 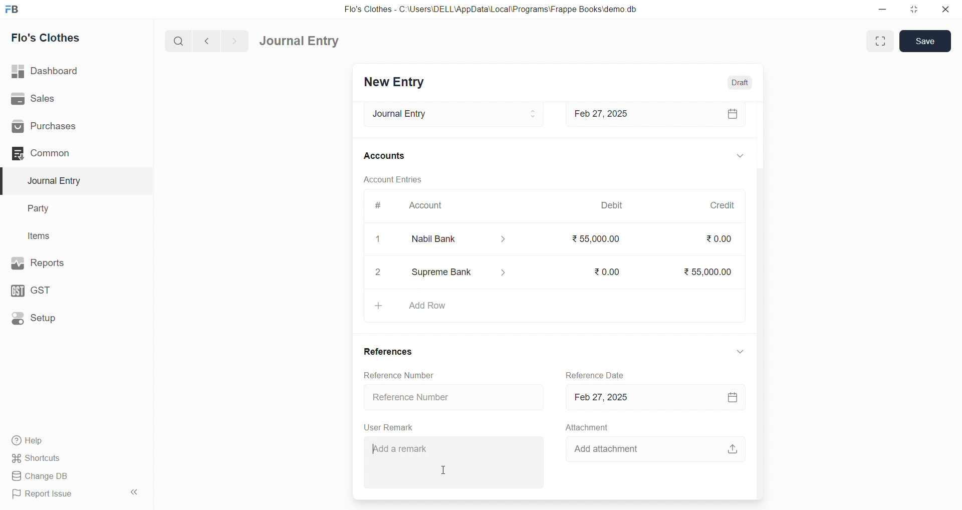 I want to click on minimize, so click(x=881, y=9).